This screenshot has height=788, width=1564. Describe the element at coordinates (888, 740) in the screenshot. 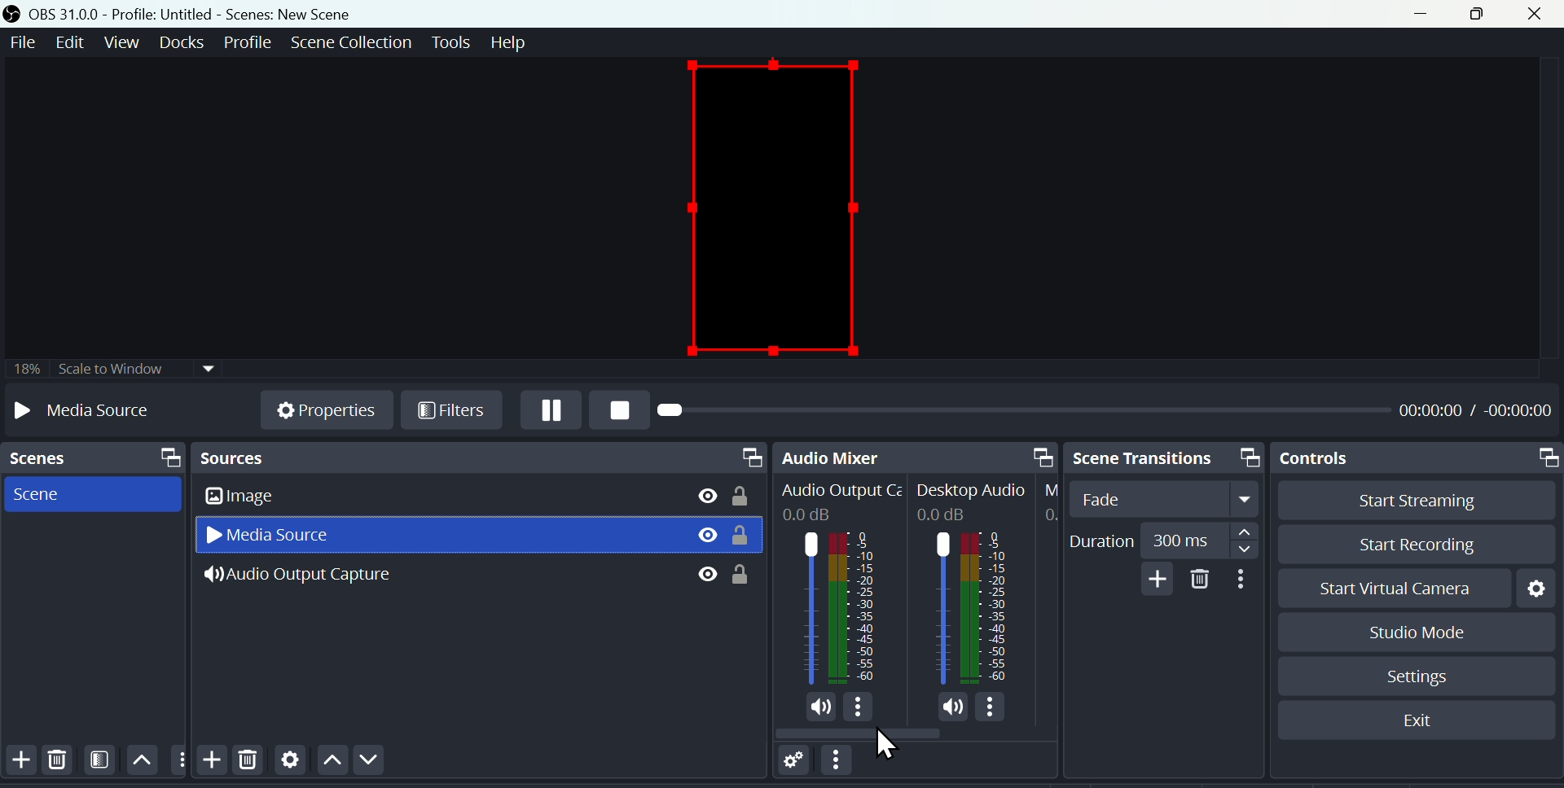

I see `Cursar` at that location.